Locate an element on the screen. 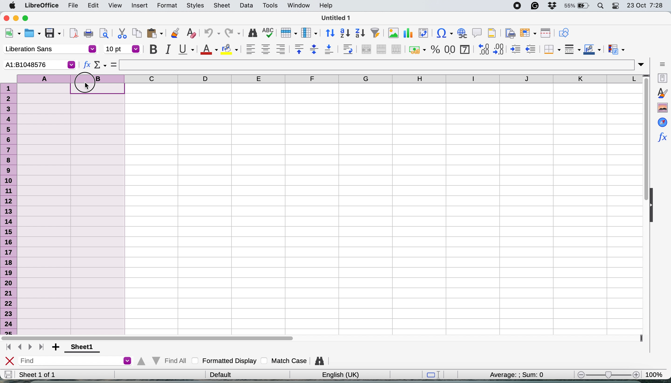 This screenshot has width=671, height=383. edit is located at coordinates (93, 6).